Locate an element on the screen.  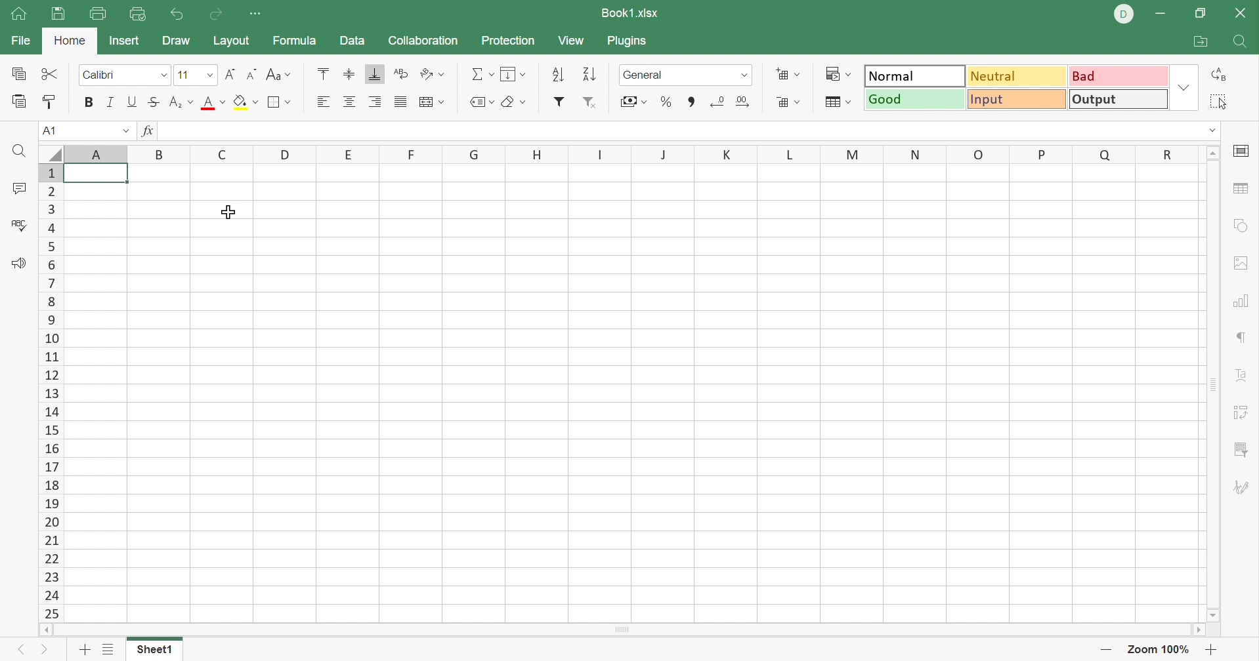
Copy is located at coordinates (21, 73).